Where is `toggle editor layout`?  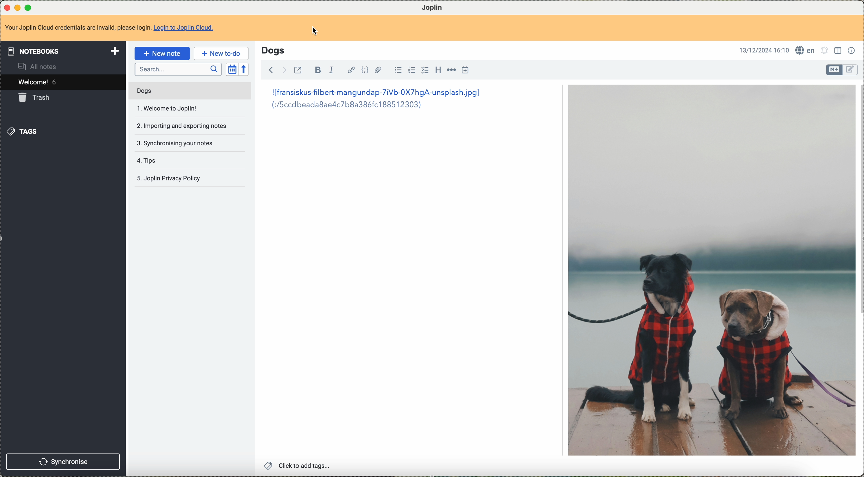
toggle editor layout is located at coordinates (840, 51).